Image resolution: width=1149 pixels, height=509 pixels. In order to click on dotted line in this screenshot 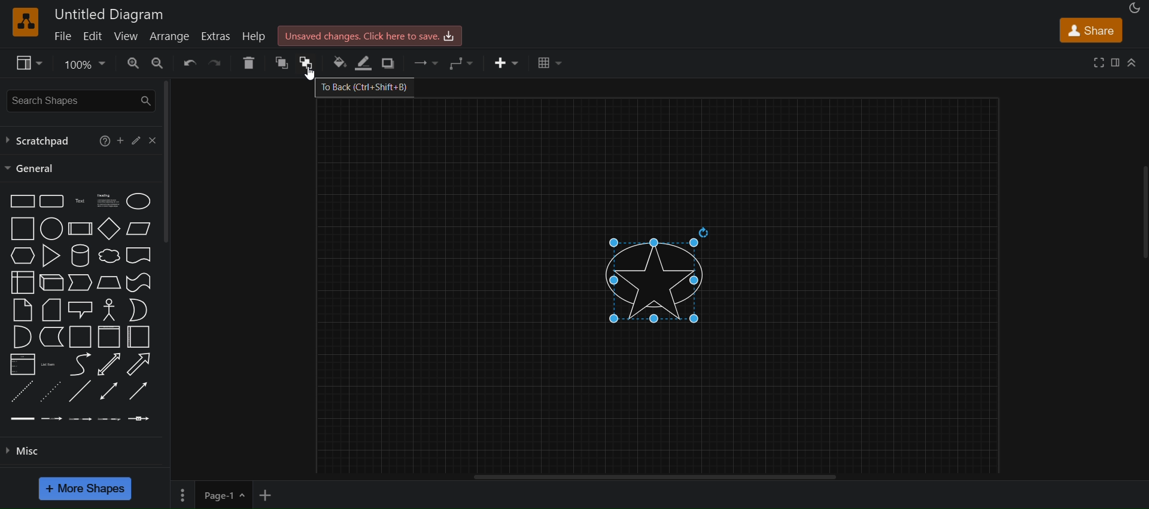, I will do `click(51, 390)`.